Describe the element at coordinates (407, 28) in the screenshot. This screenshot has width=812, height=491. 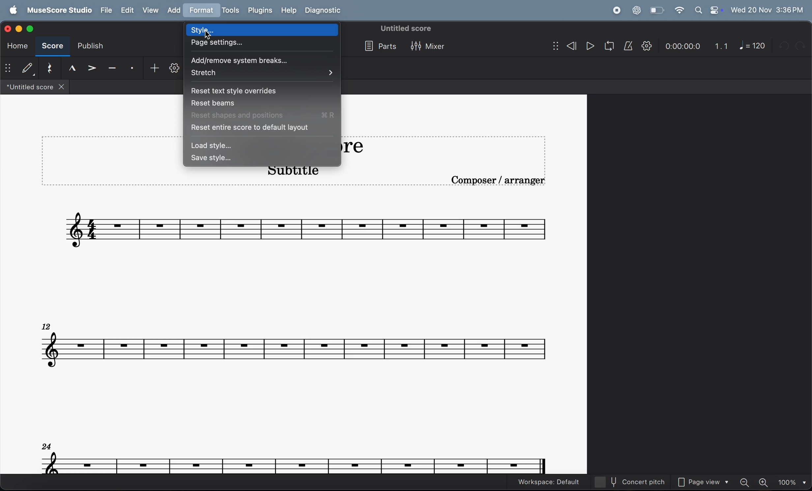
I see `untitled score` at that location.